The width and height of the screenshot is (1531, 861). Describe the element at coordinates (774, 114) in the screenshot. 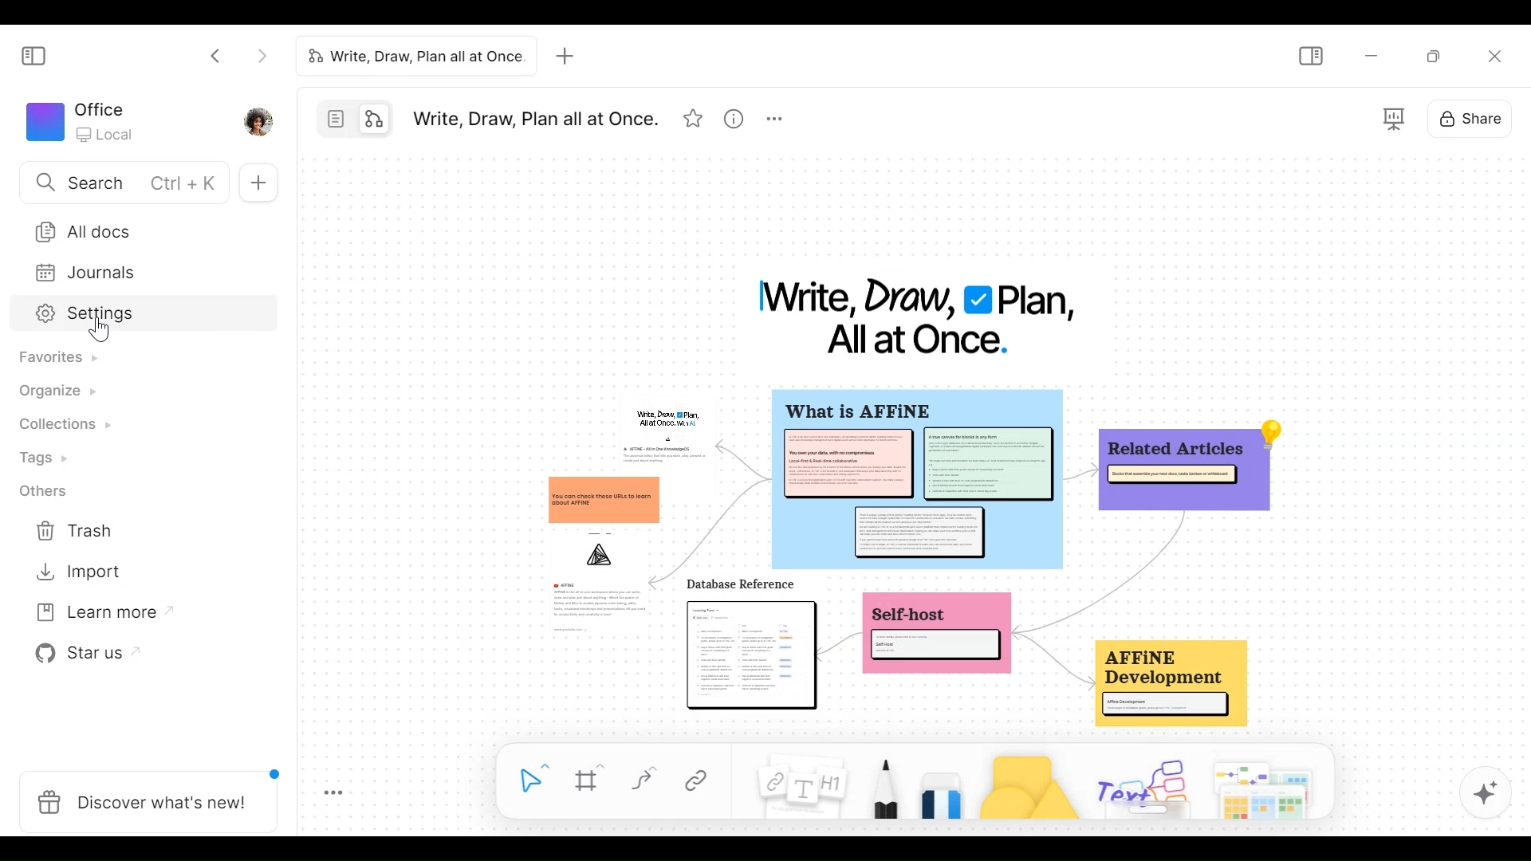

I see `more` at that location.